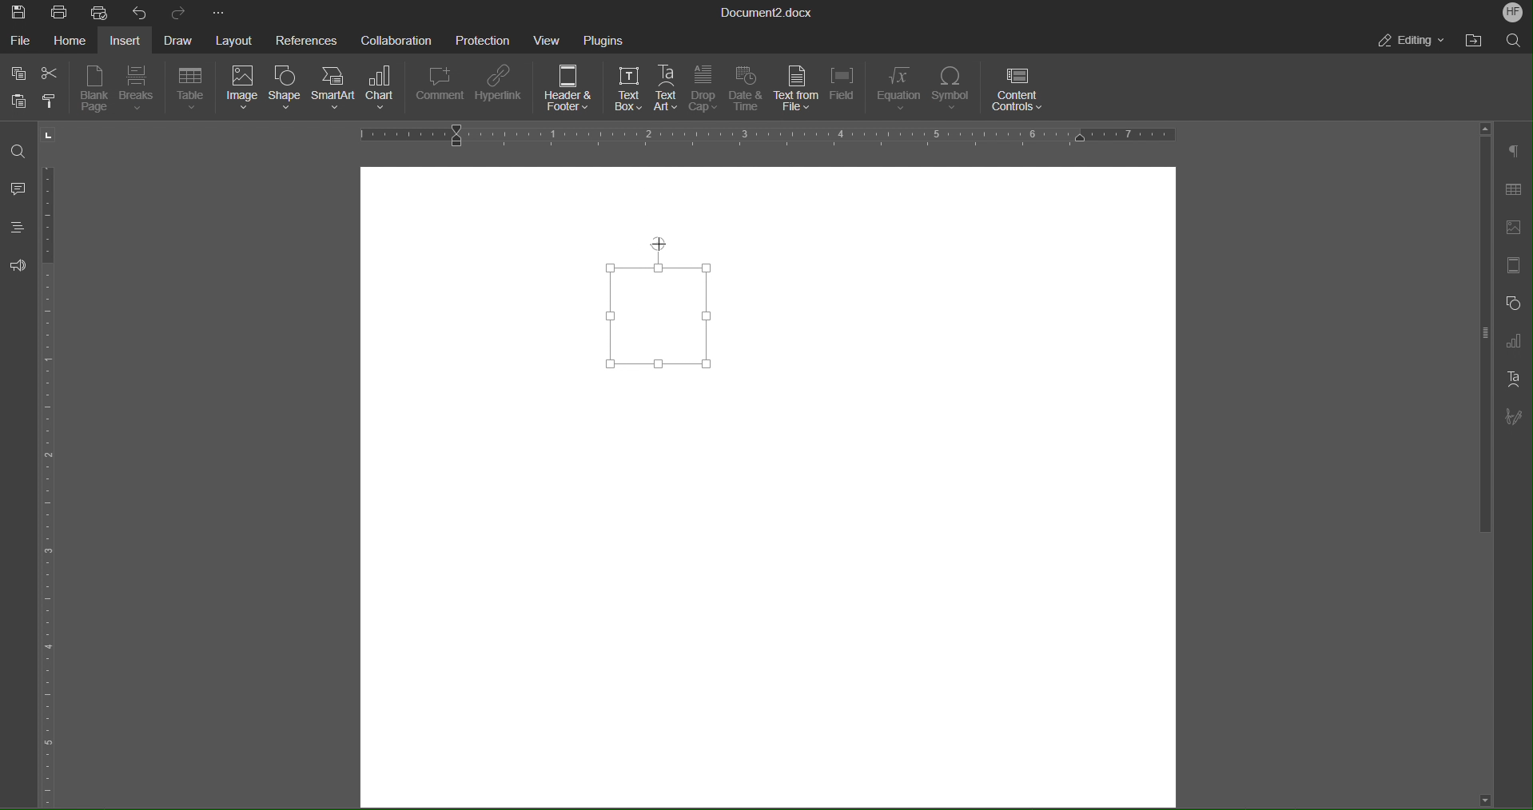 The width and height of the screenshot is (1533, 810). What do you see at coordinates (1512, 379) in the screenshot?
I see `Text Art` at bounding box center [1512, 379].